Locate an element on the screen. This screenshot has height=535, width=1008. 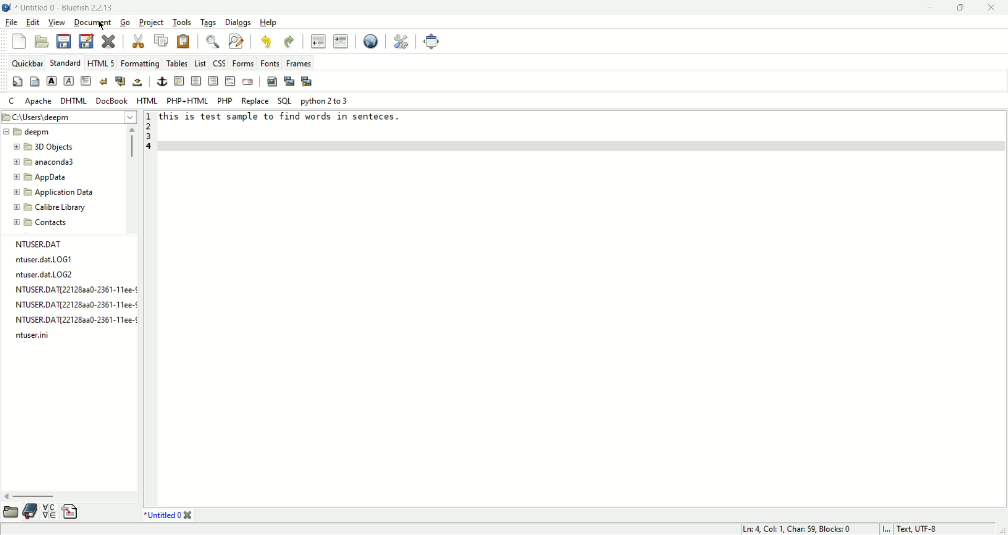
AppData is located at coordinates (62, 177).